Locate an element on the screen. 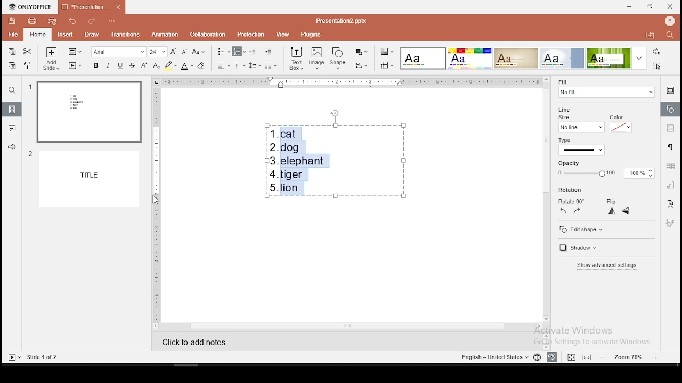 The width and height of the screenshot is (682, 383). theme  is located at coordinates (563, 58).